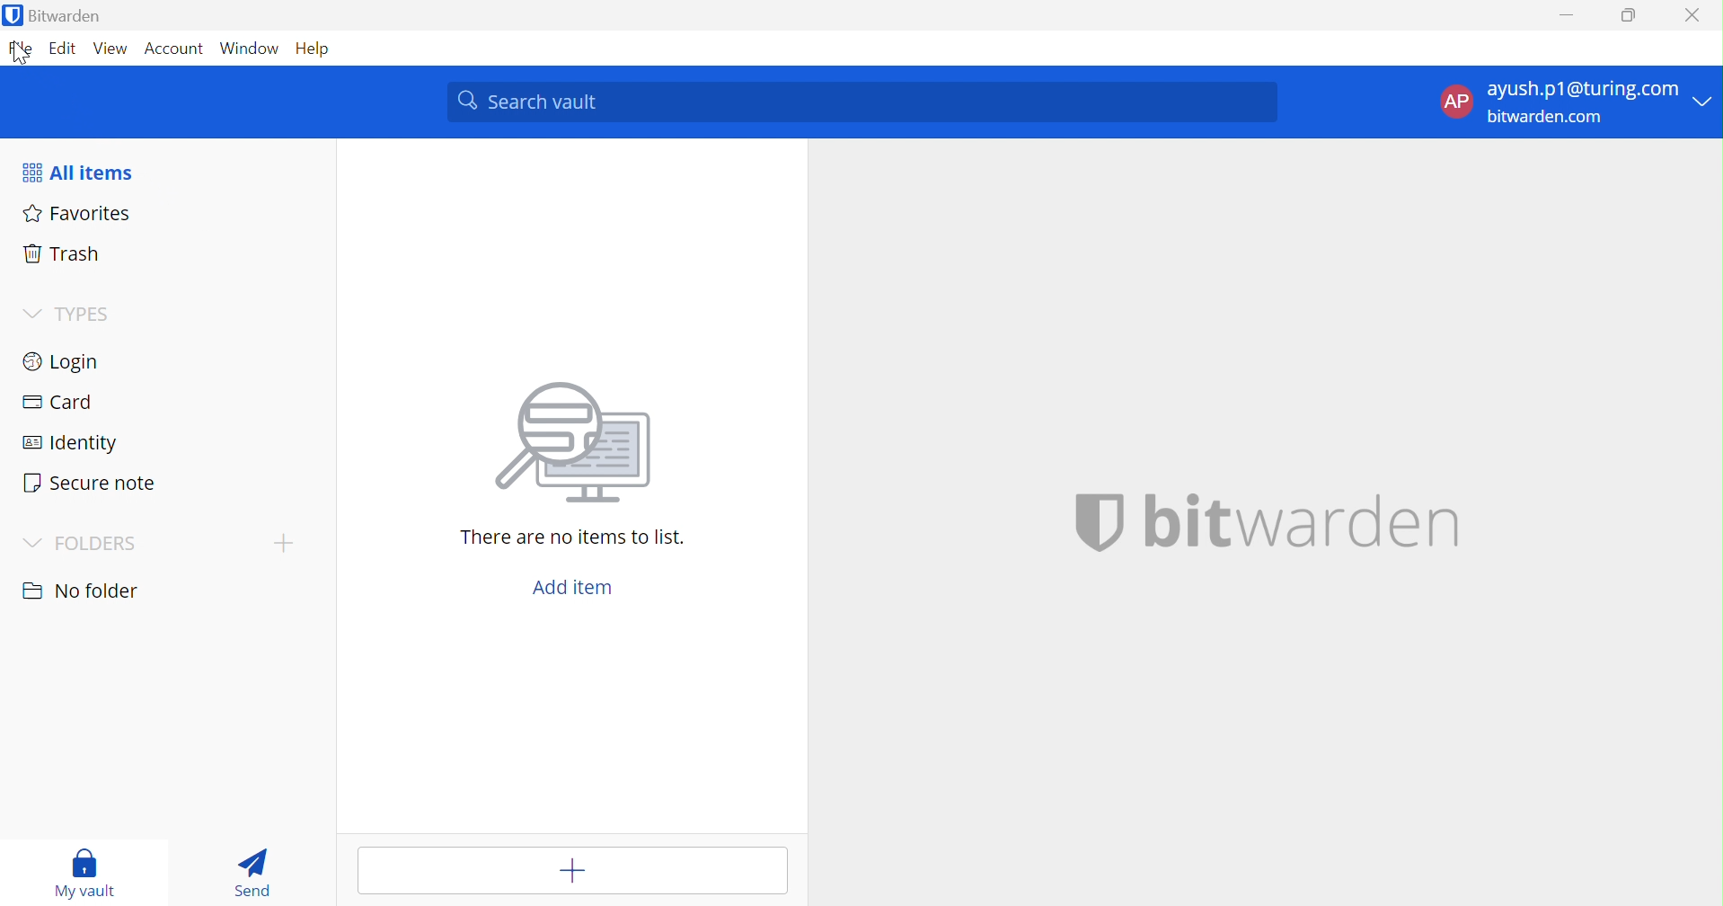 The width and height of the screenshot is (1723, 906). Describe the element at coordinates (66, 362) in the screenshot. I see `Login` at that location.